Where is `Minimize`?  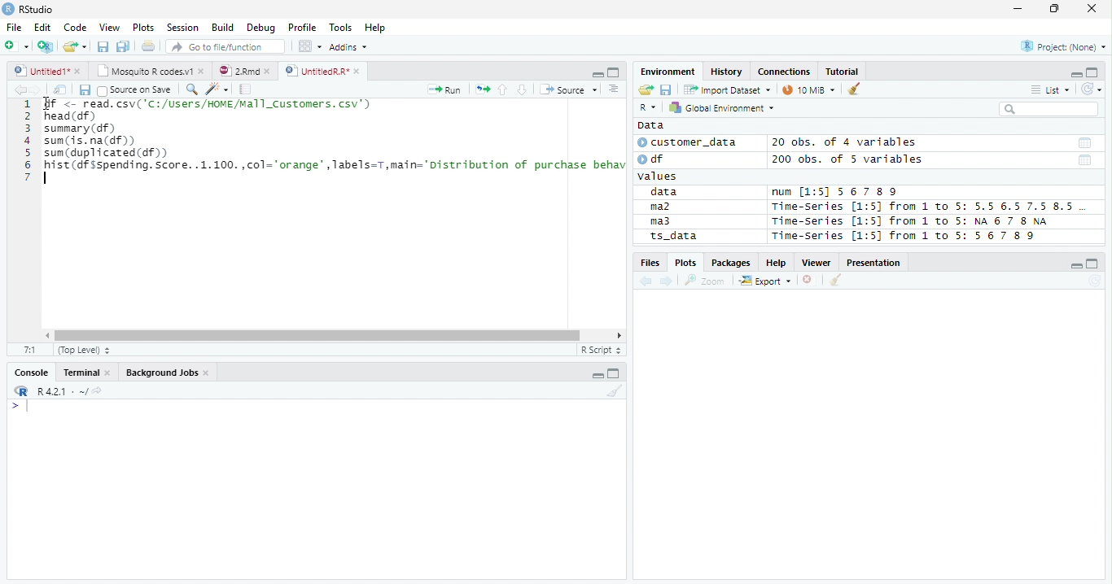
Minimize is located at coordinates (1017, 11).